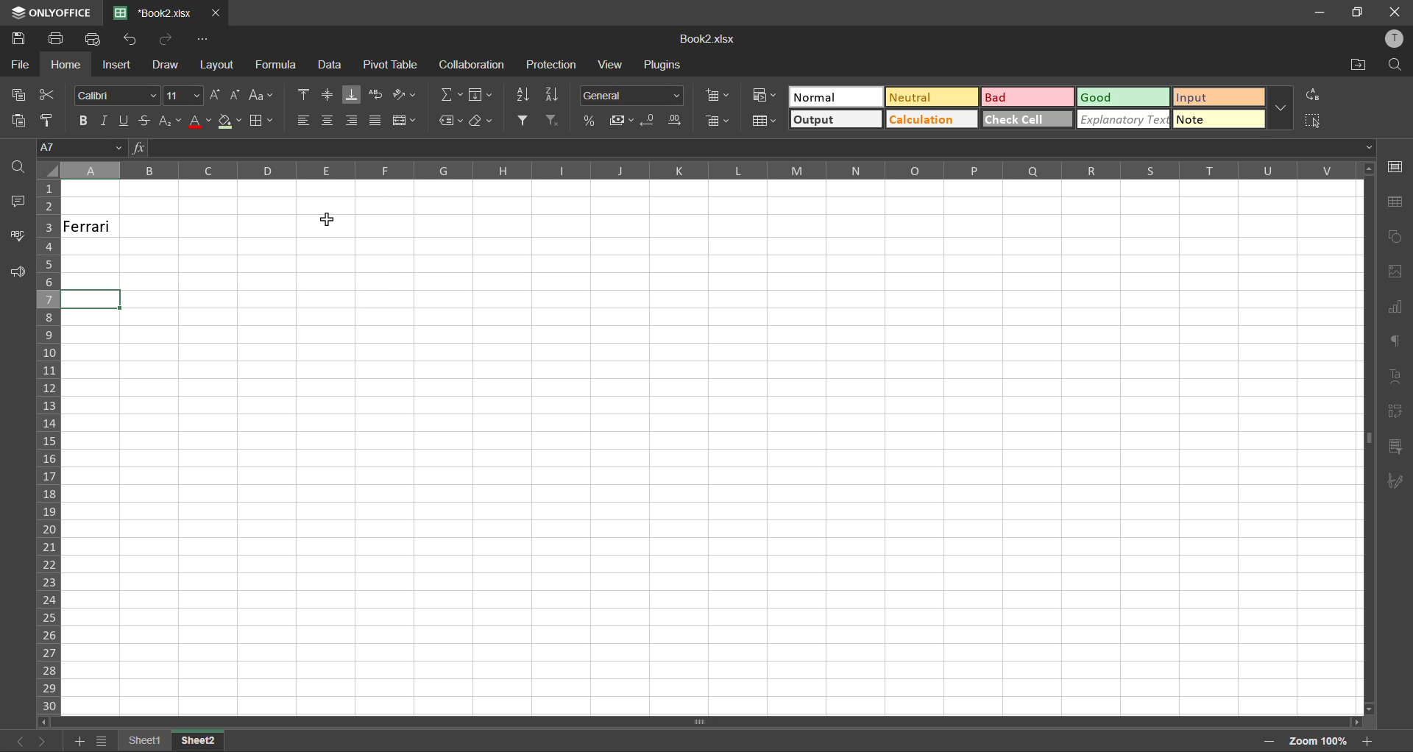 This screenshot has height=752, width=1413. I want to click on minimize, so click(1321, 13).